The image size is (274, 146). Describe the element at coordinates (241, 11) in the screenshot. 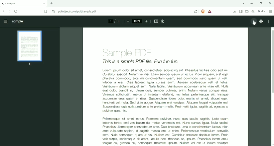

I see `Show sidebar` at that location.